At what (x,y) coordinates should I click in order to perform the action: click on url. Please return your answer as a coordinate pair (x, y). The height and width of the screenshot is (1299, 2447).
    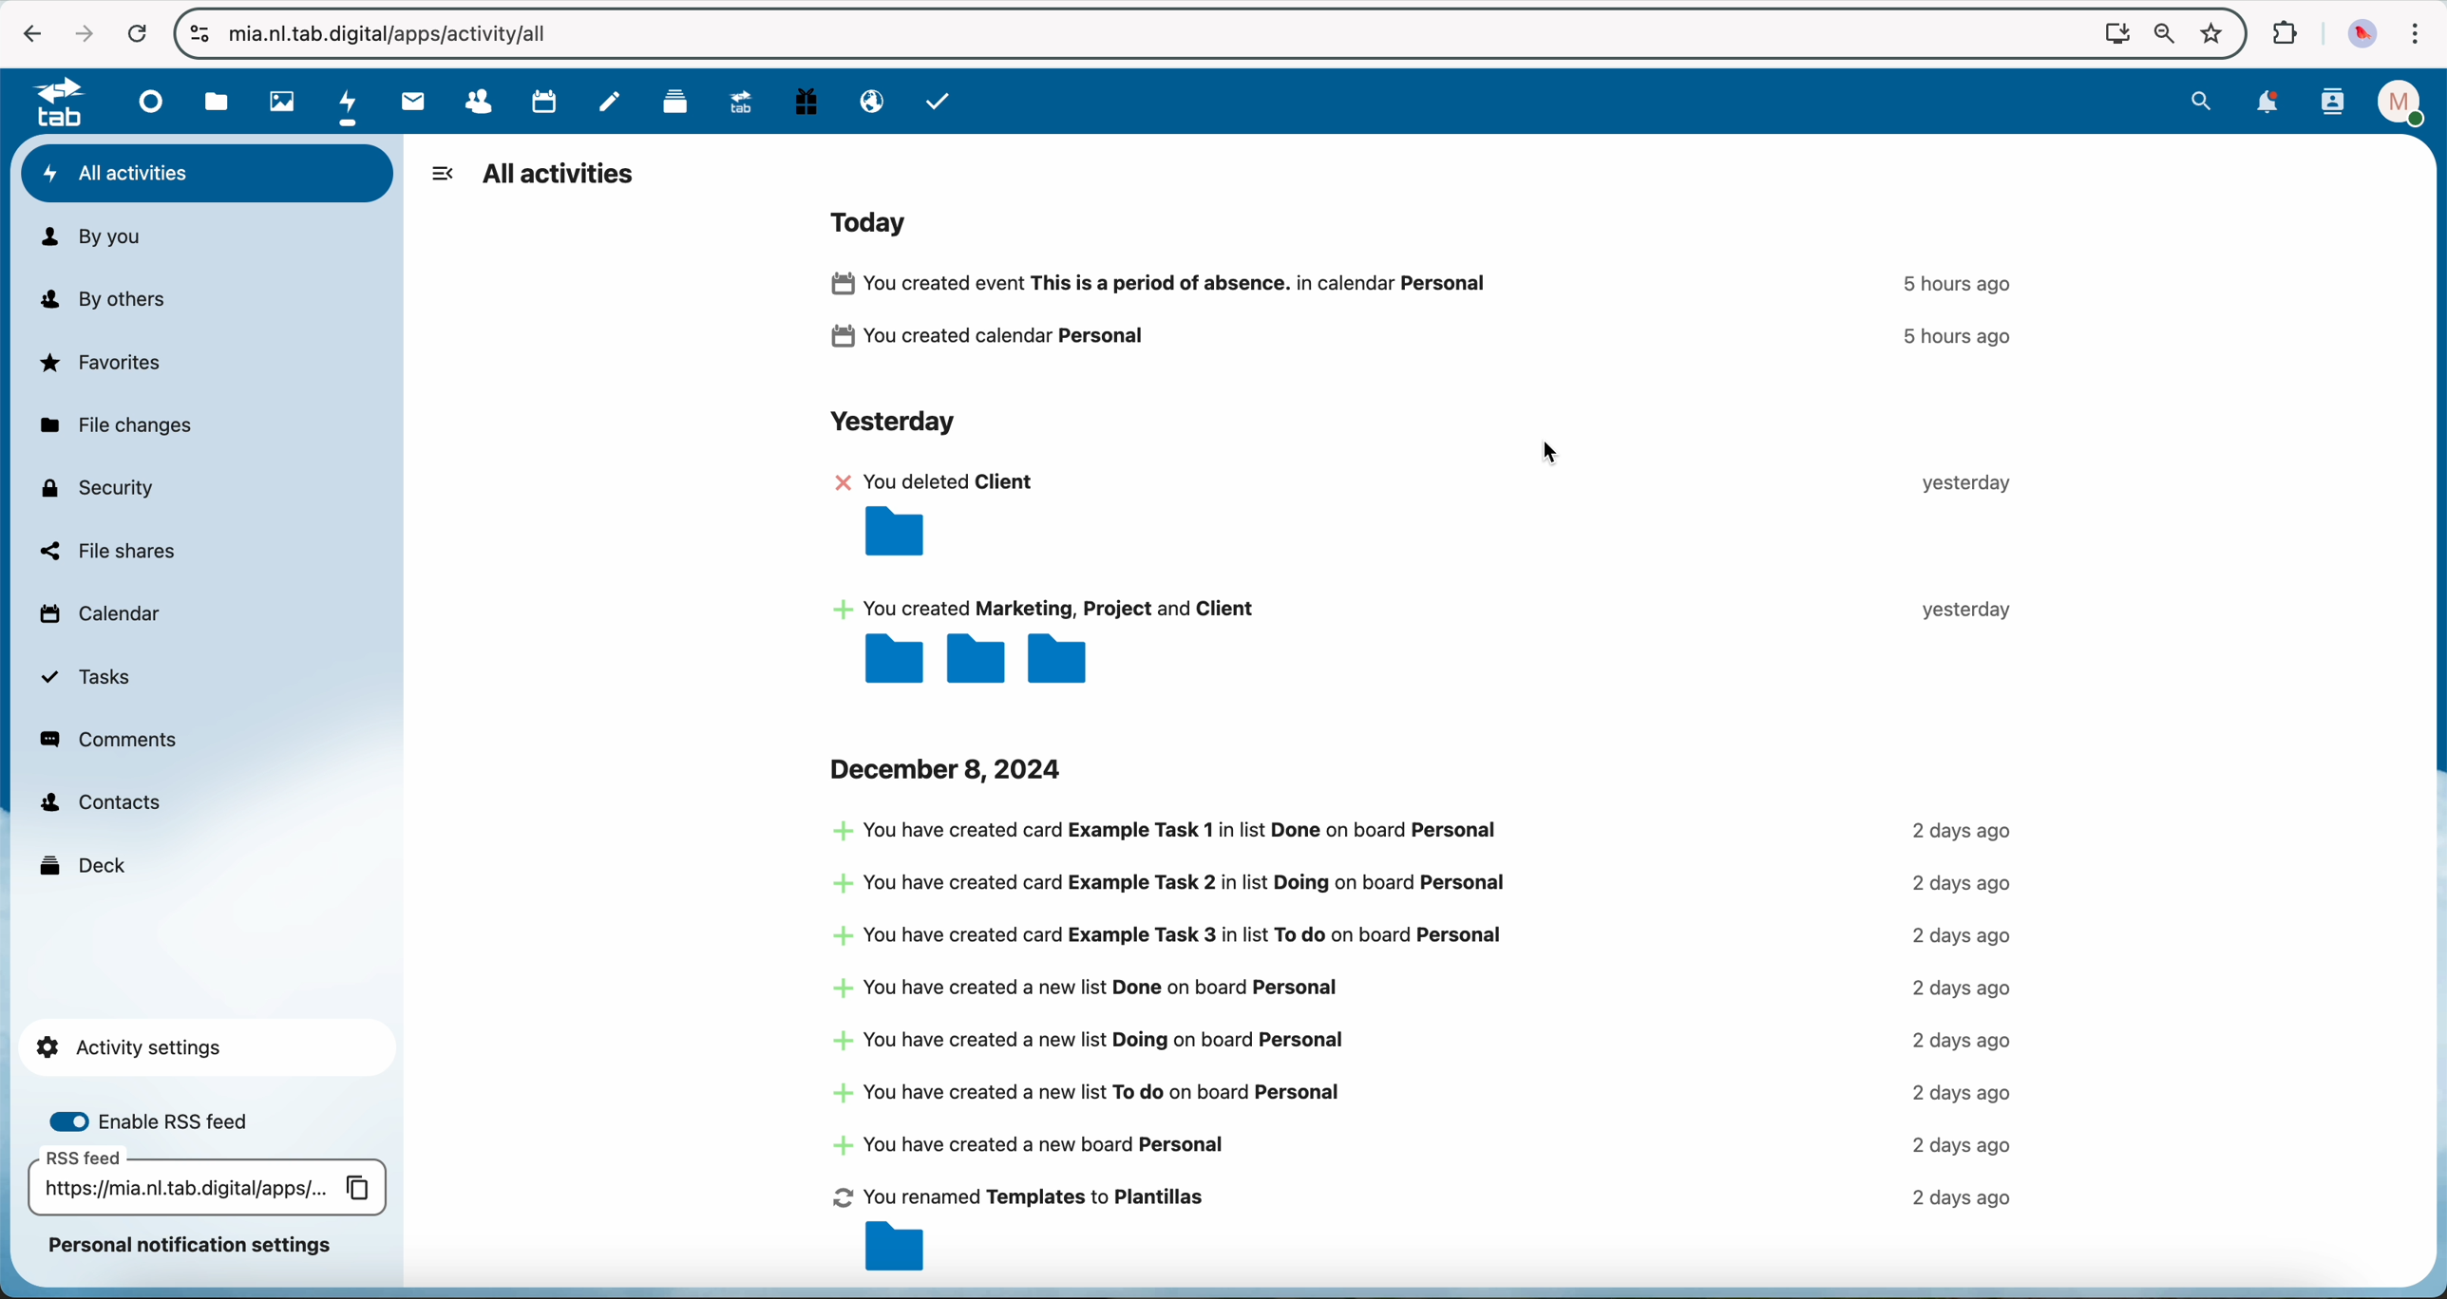
    Looking at the image, I should click on (401, 36).